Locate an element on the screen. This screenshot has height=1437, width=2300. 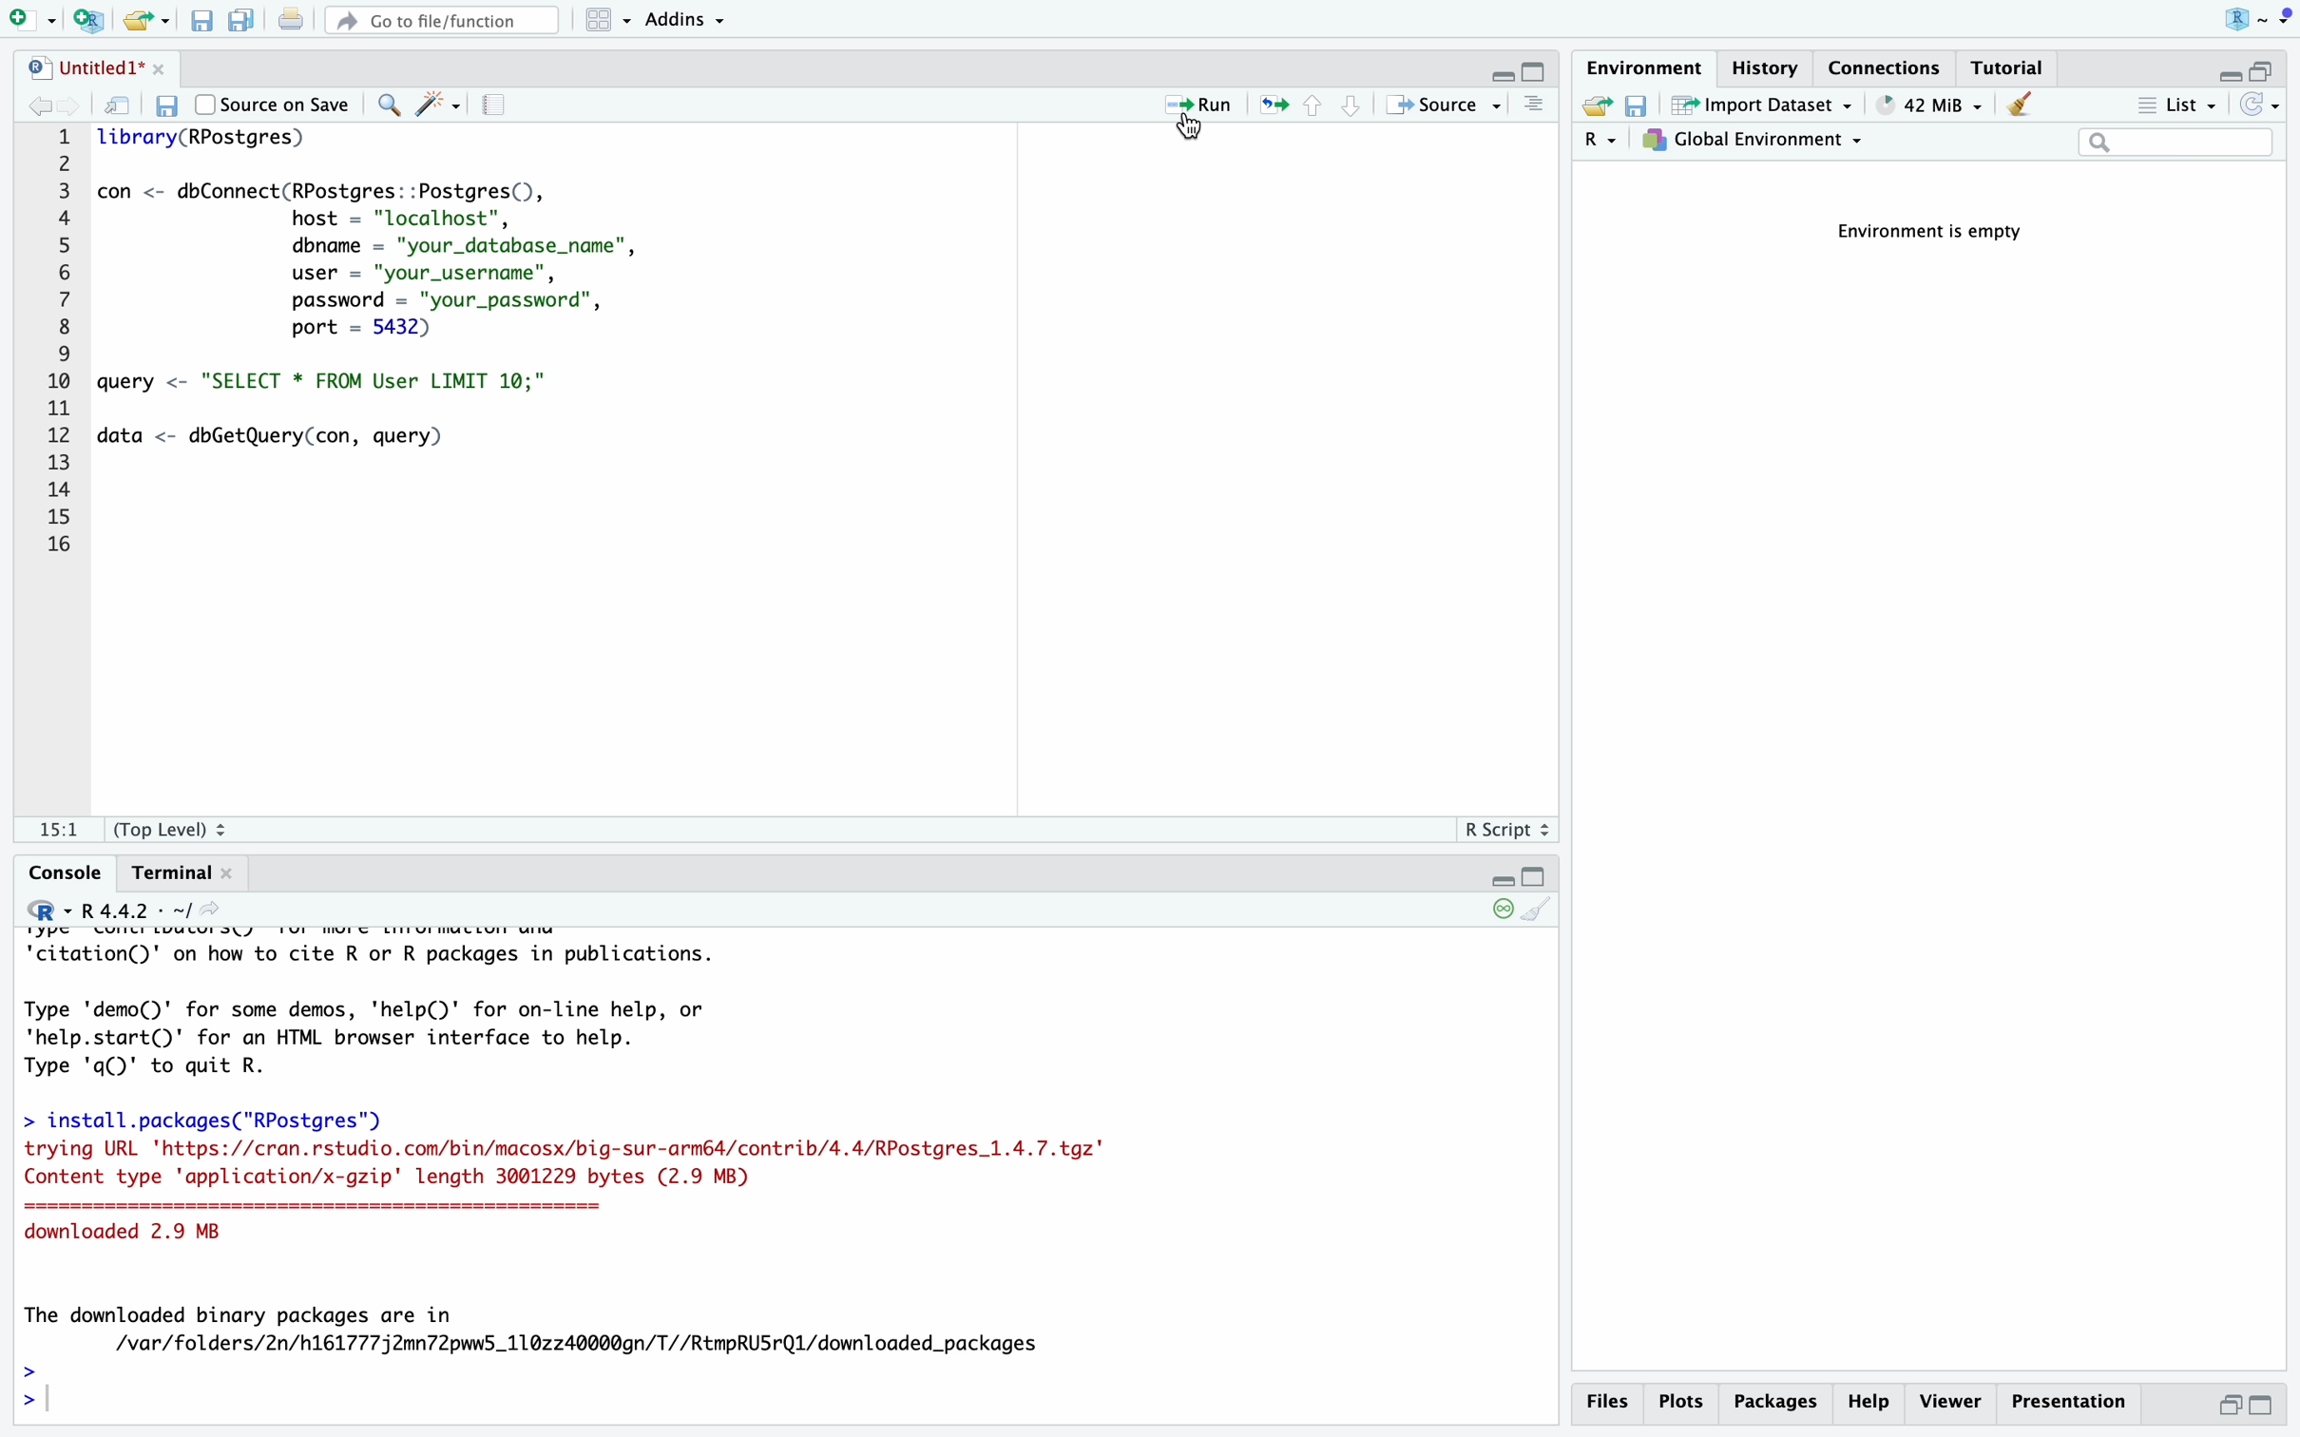
history is located at coordinates (1773, 66).